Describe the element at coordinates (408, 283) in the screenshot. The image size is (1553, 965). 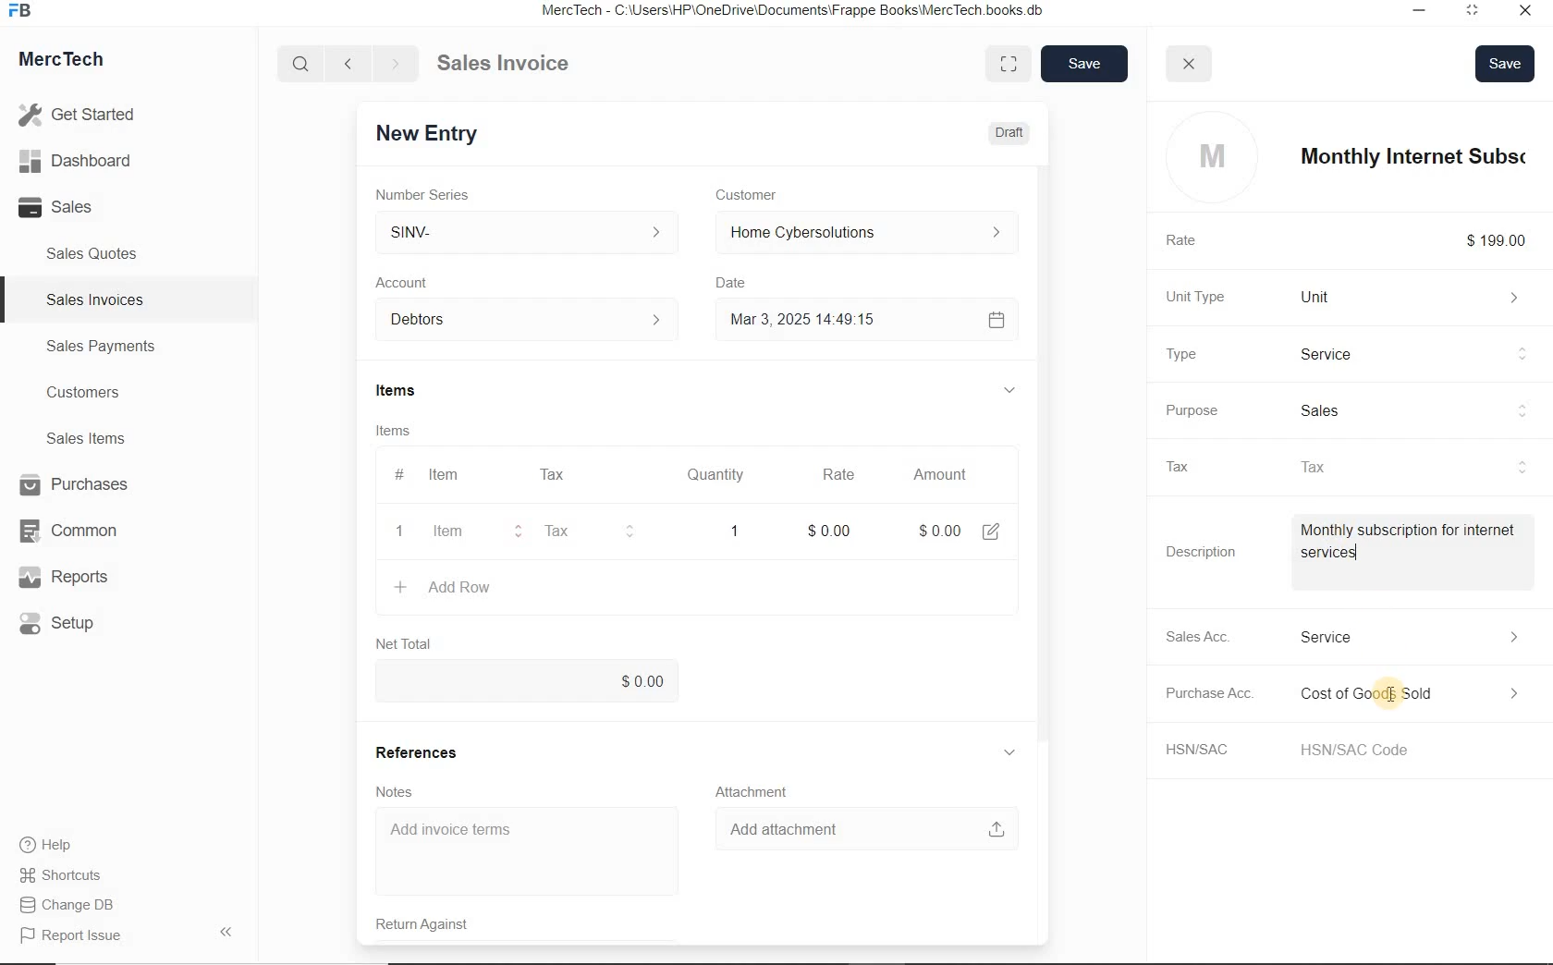
I see `Account` at that location.